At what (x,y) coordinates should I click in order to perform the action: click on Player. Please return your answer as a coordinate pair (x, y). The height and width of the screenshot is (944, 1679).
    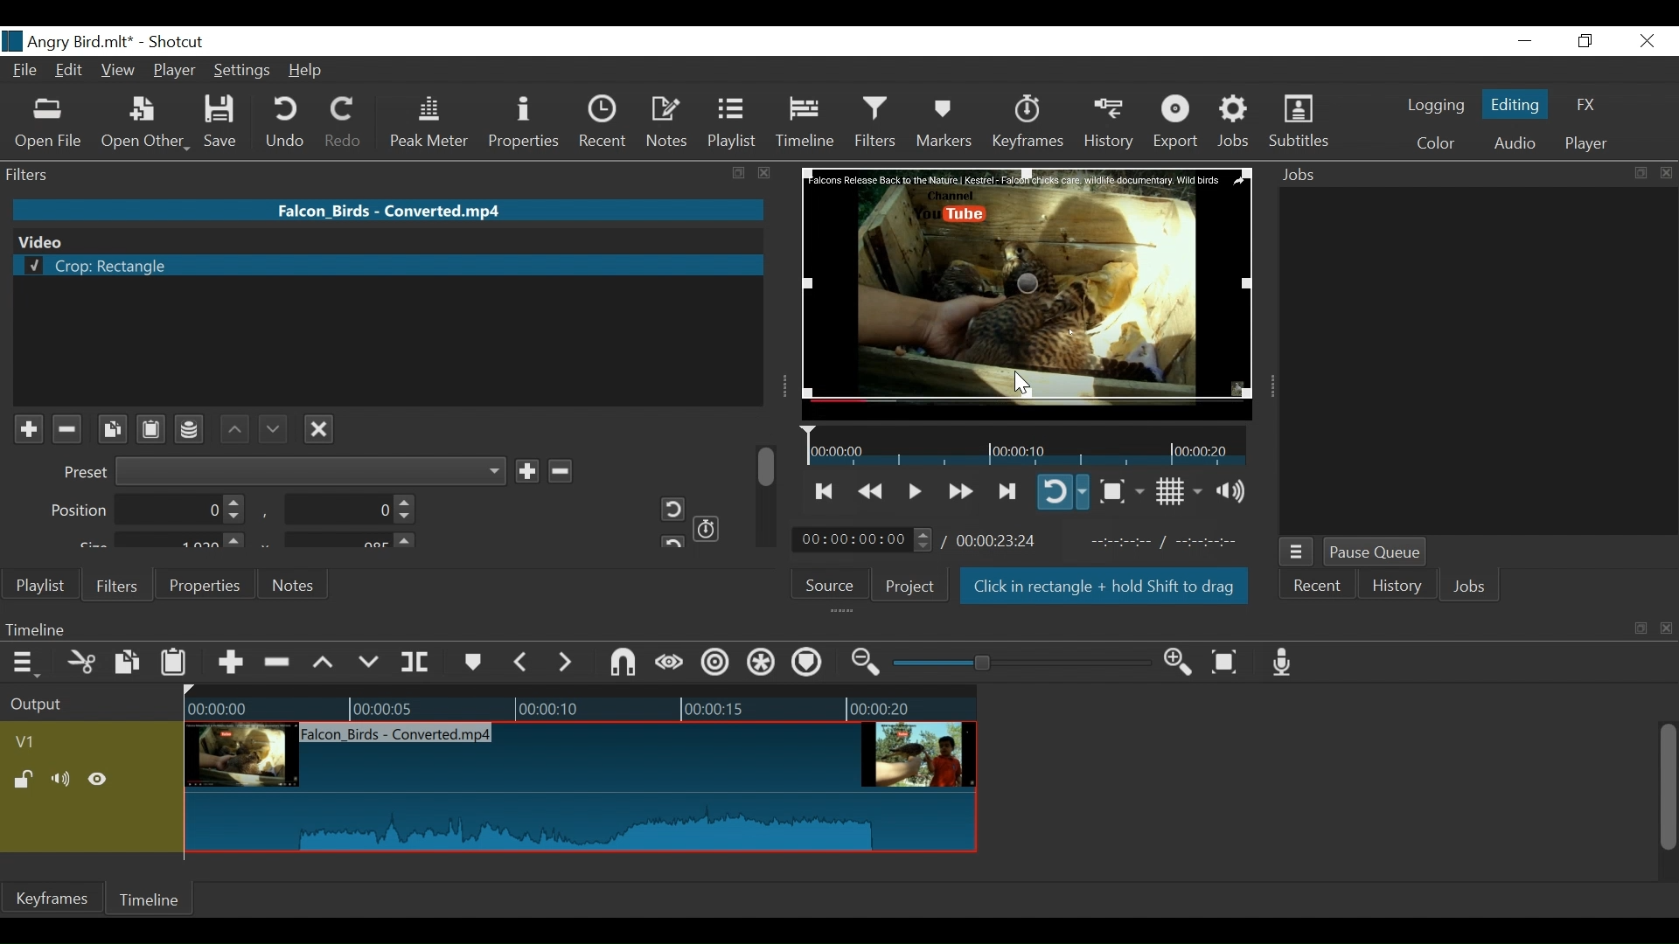
    Looking at the image, I should click on (176, 73).